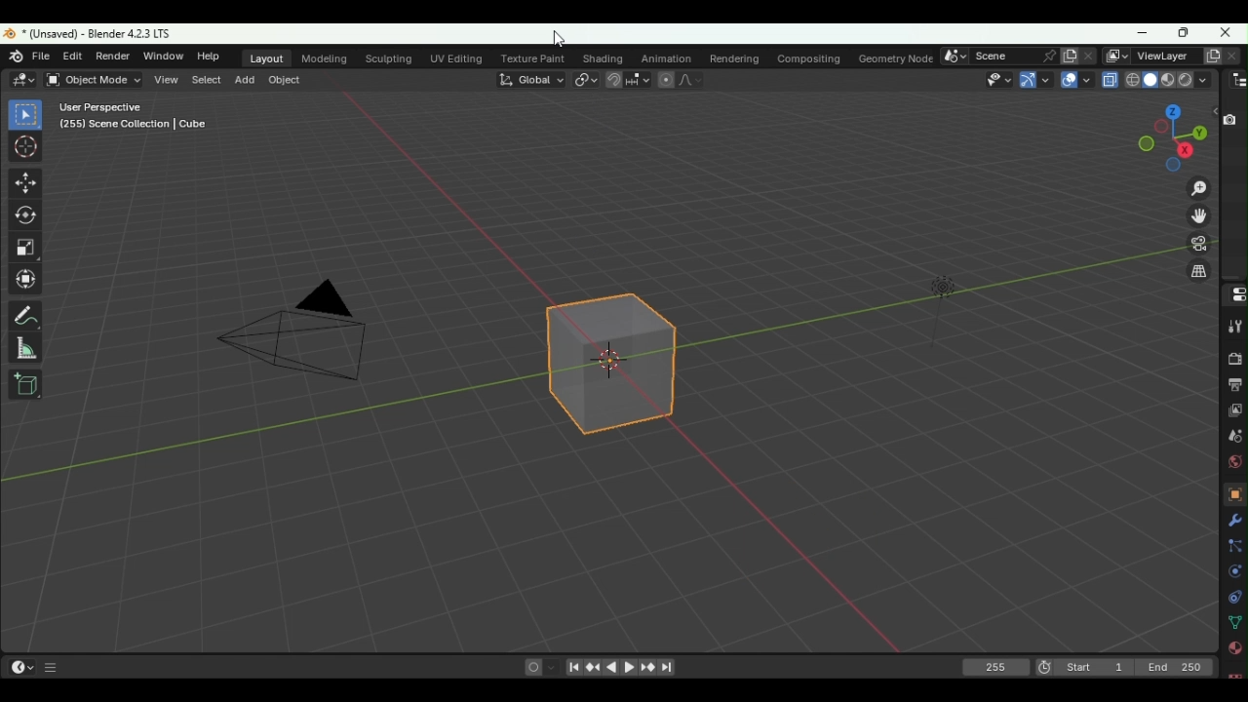 This screenshot has width=1248, height=702. Describe the element at coordinates (1149, 80) in the screenshot. I see `Viewport shading: Solid` at that location.